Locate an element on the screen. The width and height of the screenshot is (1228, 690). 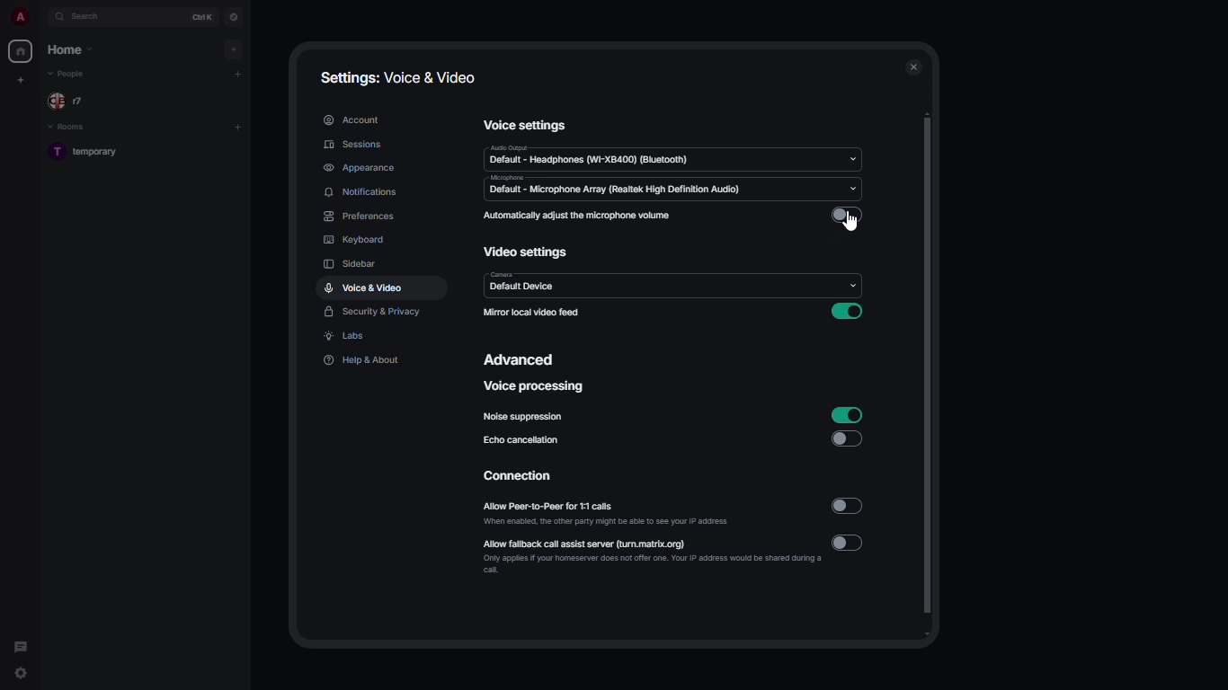
security & privacy is located at coordinates (374, 313).